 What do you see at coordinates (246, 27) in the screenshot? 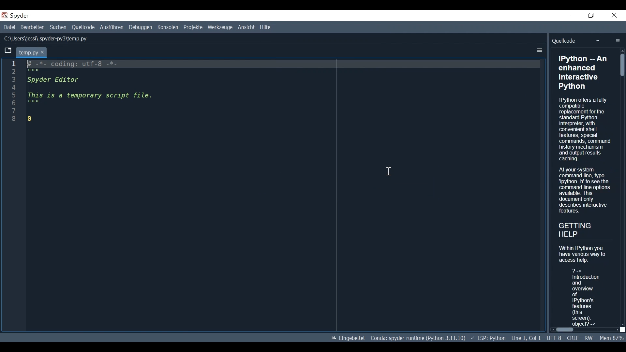
I see `View` at bounding box center [246, 27].